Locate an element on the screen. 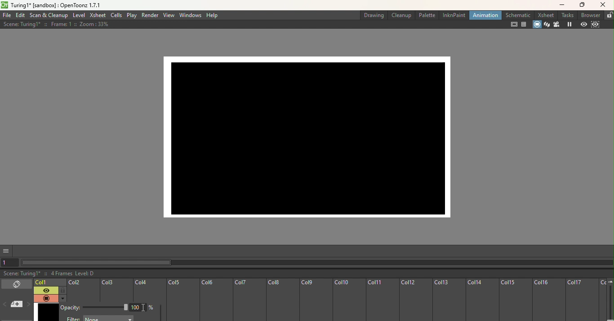 The height and width of the screenshot is (321, 614). zoom in/out of timeline is located at coordinates (610, 303).